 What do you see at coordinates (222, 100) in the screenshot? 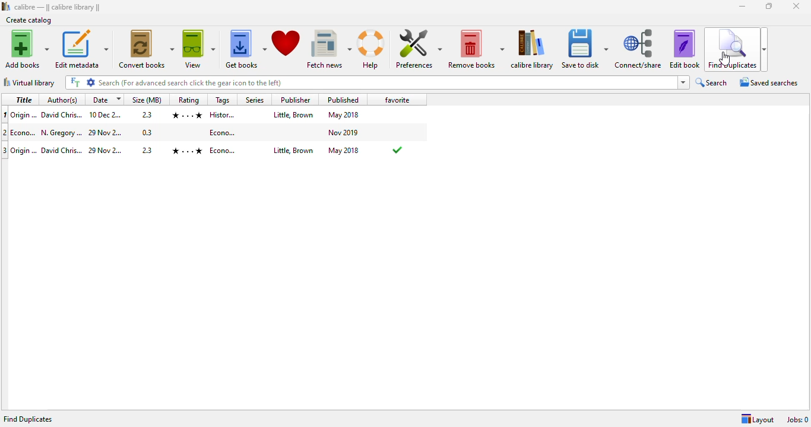
I see `tags` at bounding box center [222, 100].